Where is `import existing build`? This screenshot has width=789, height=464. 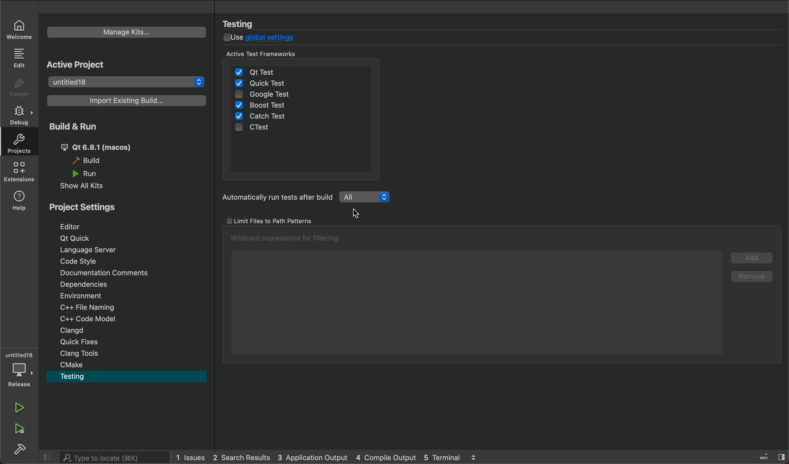
import existing build is located at coordinates (123, 100).